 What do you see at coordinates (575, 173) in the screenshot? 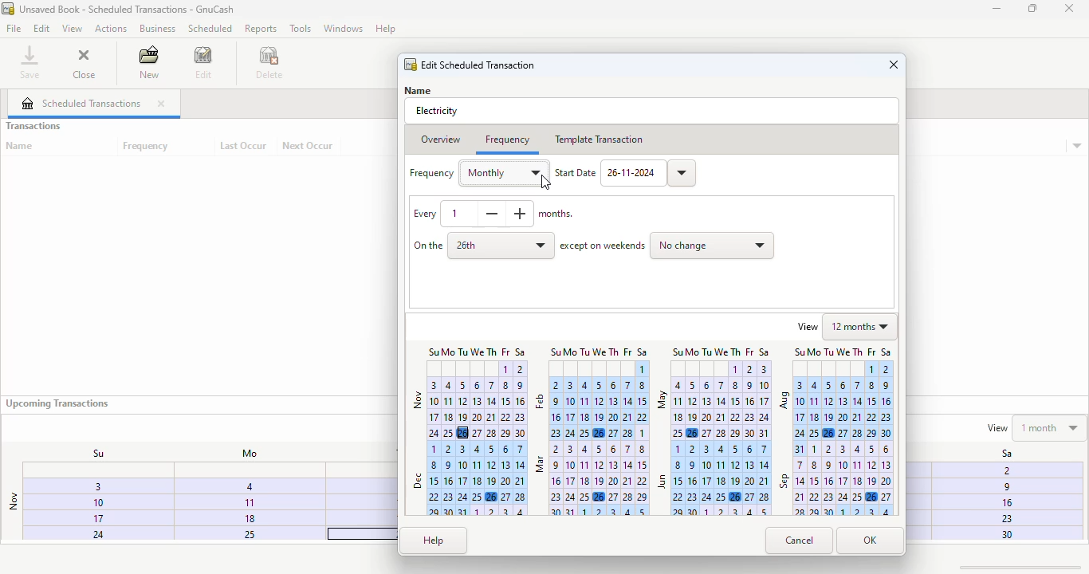
I see `Start Date` at bounding box center [575, 173].